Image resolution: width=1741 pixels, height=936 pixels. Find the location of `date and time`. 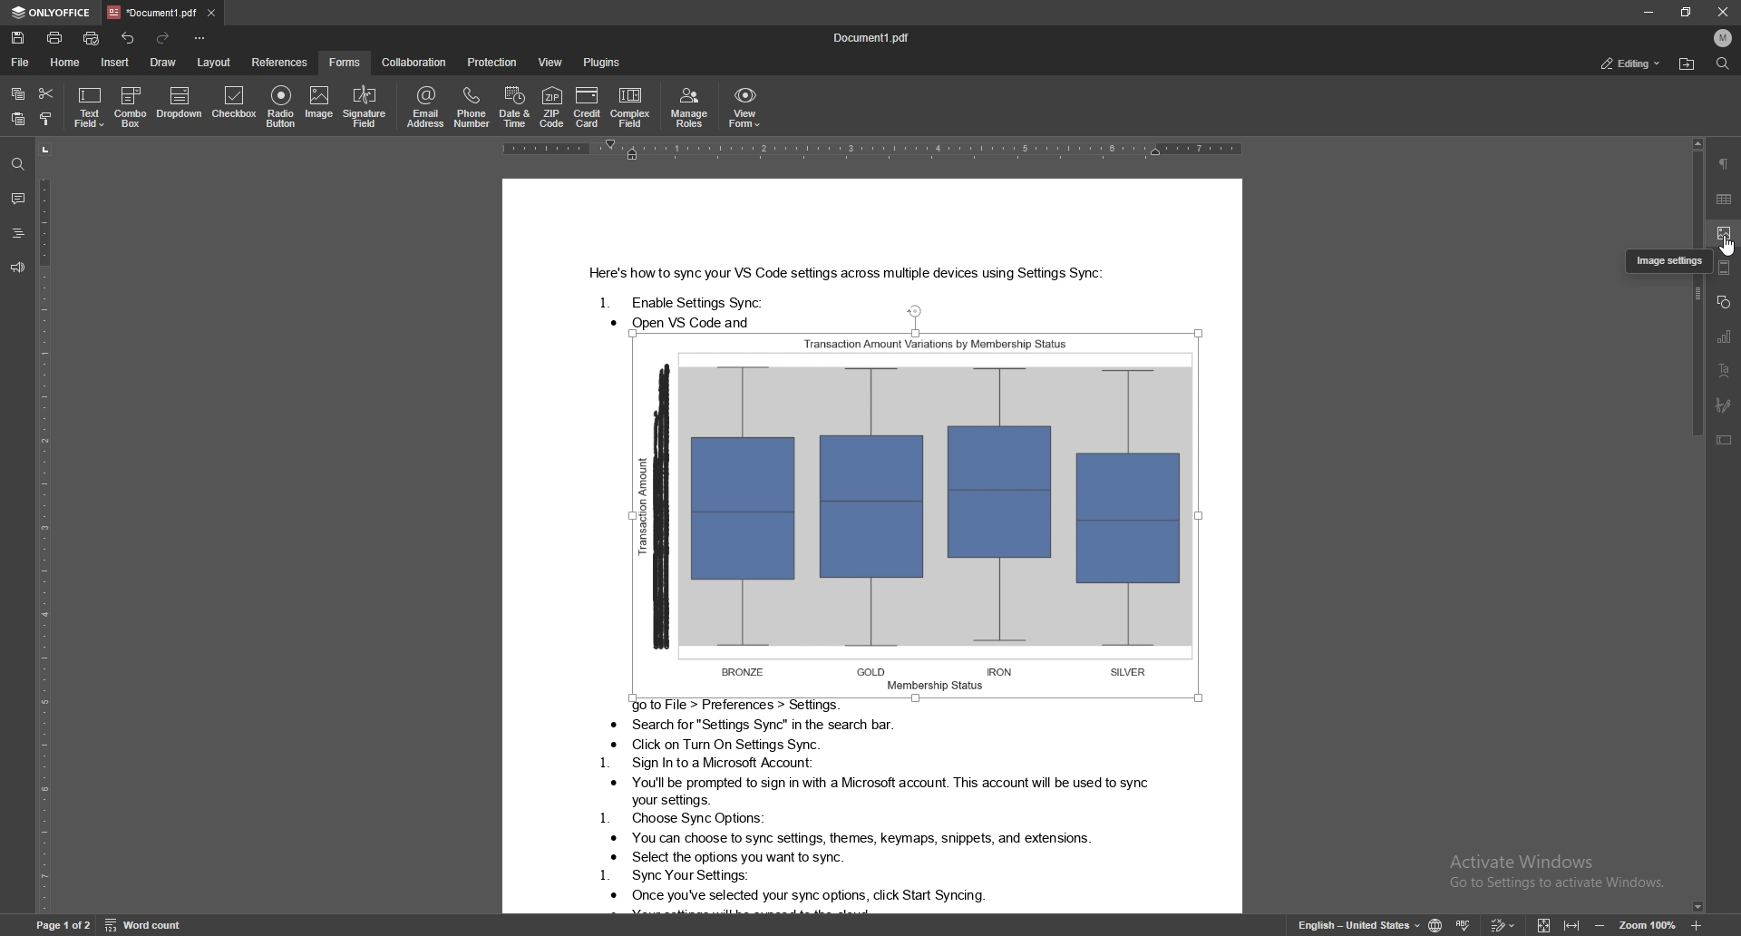

date and time is located at coordinates (514, 107).